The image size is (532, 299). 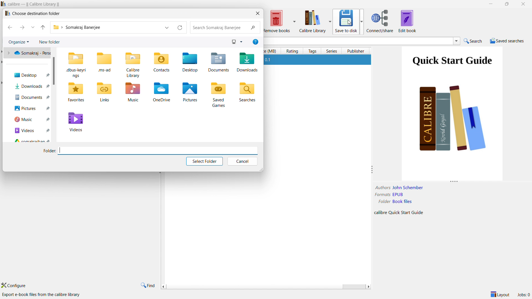 What do you see at coordinates (370, 170) in the screenshot?
I see `resize` at bounding box center [370, 170].